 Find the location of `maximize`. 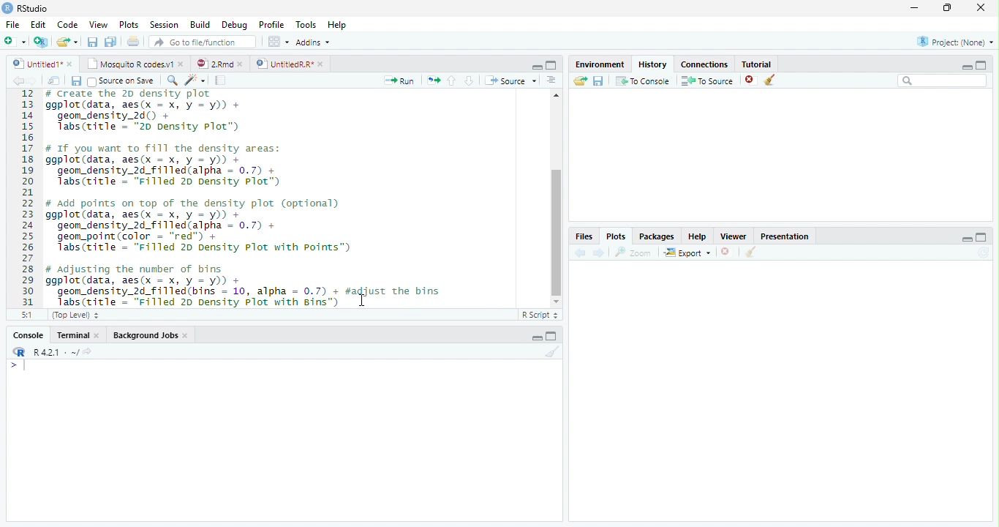

maximize is located at coordinates (553, 336).